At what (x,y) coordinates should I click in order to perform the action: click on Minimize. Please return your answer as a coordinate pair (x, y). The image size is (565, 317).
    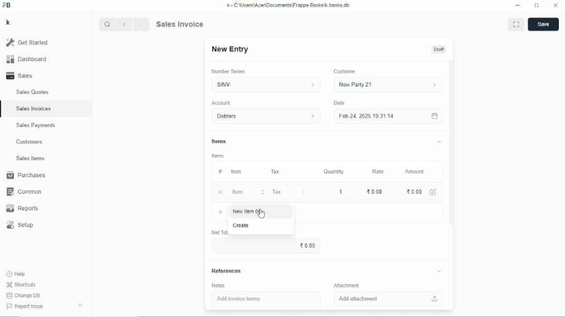
    Looking at the image, I should click on (517, 6).